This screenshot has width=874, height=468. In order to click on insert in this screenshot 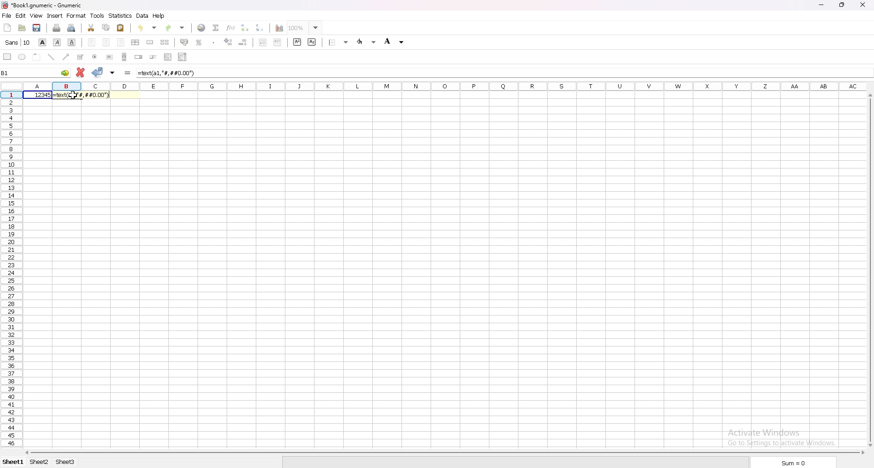, I will do `click(55, 16)`.